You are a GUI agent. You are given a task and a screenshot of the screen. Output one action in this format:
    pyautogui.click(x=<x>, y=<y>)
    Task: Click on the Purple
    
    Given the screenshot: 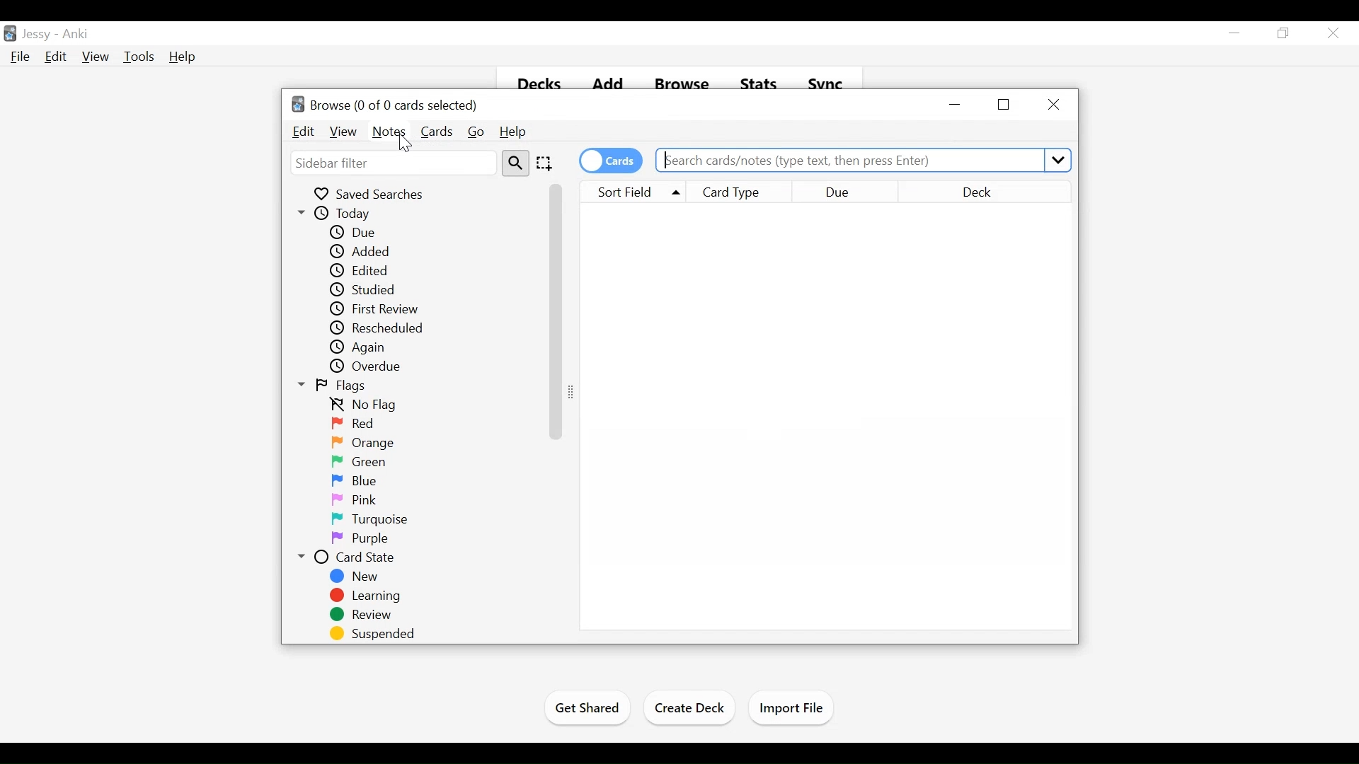 What is the action you would take?
    pyautogui.click(x=360, y=539)
    